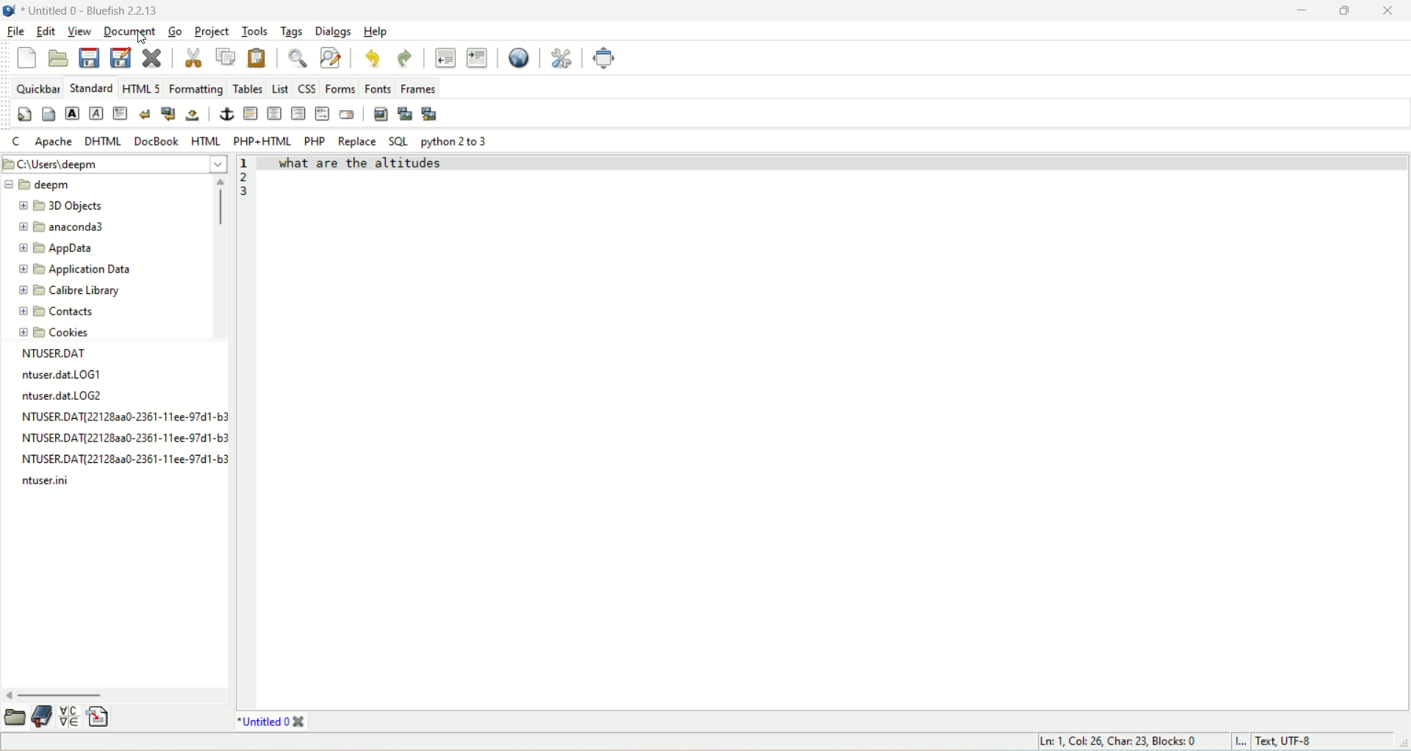 This screenshot has height=751, width=1411. Describe the element at coordinates (406, 117) in the screenshot. I see `insert thumbnail` at that location.